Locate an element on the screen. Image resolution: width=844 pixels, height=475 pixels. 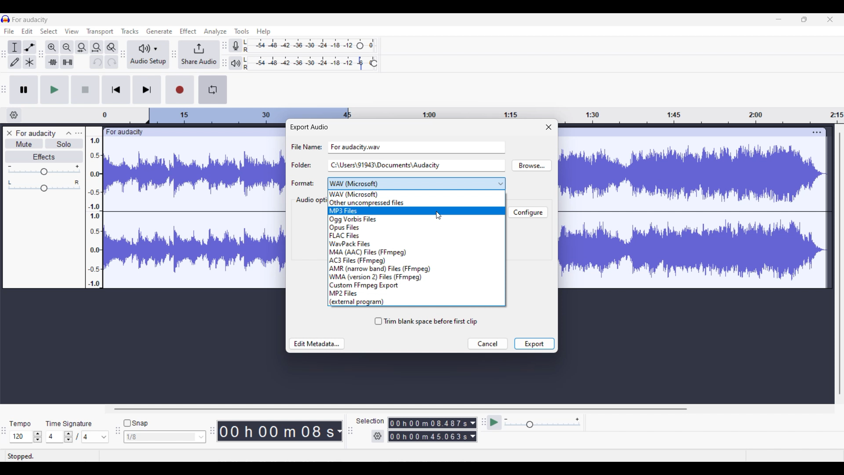
Header to change recording level is located at coordinates (360, 46).